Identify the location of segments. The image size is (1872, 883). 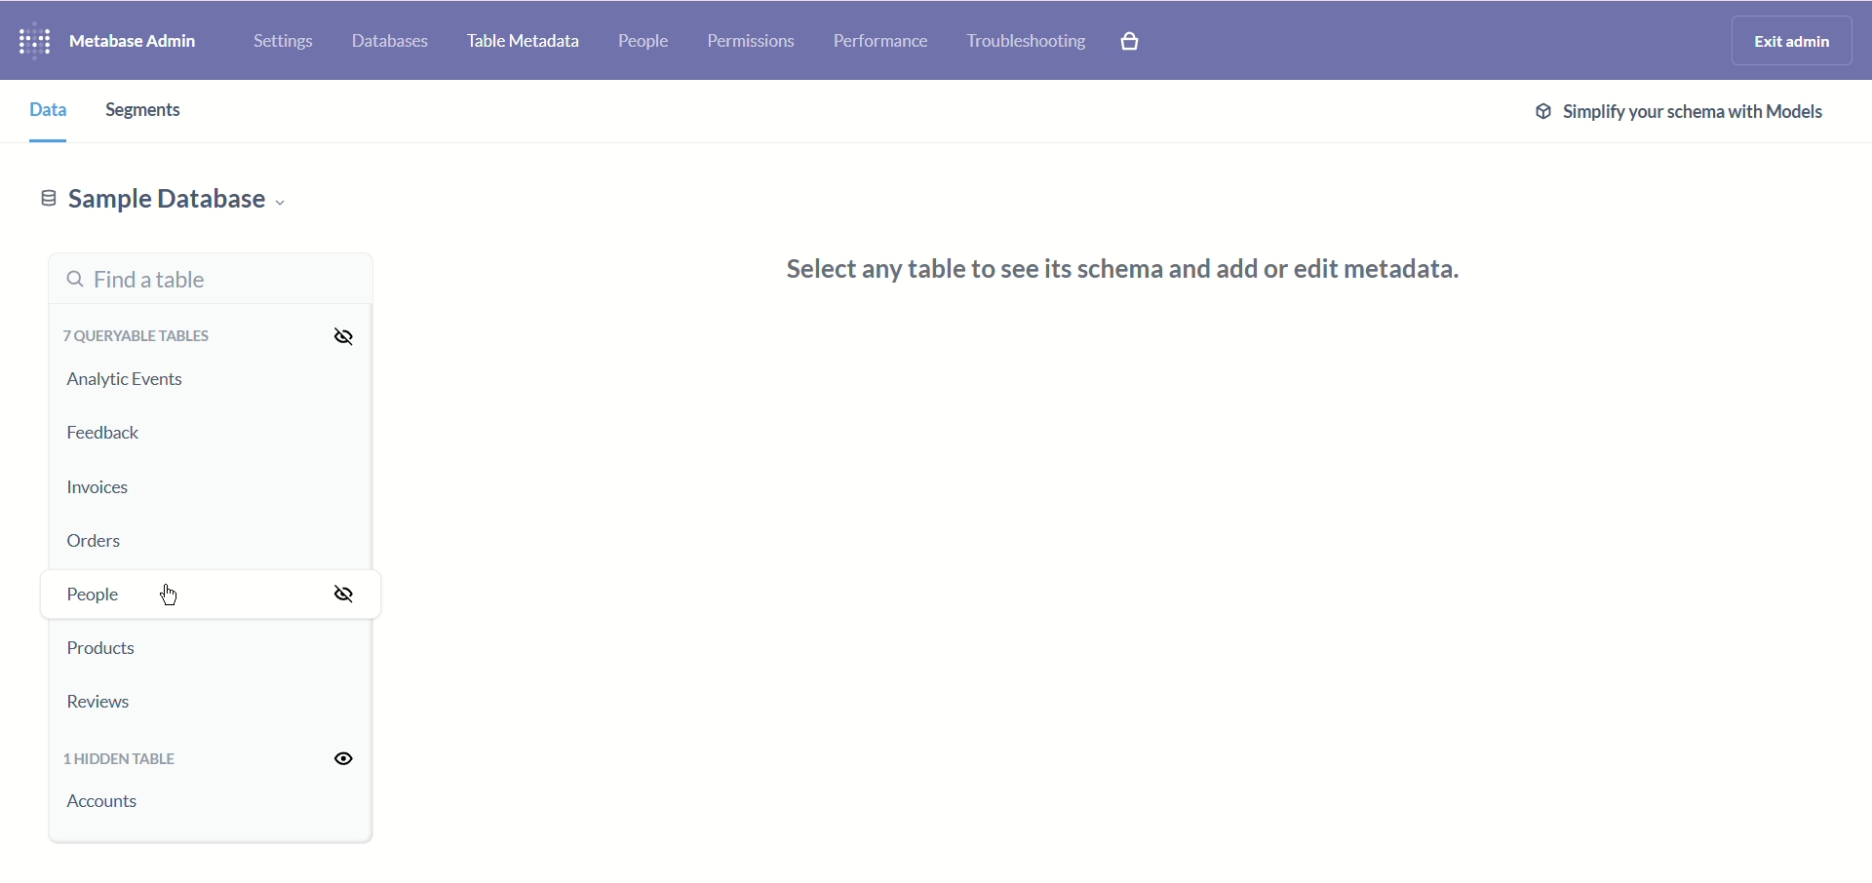
(154, 111).